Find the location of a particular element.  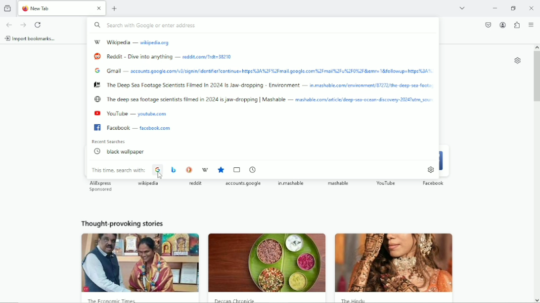

save to pocket is located at coordinates (489, 25).